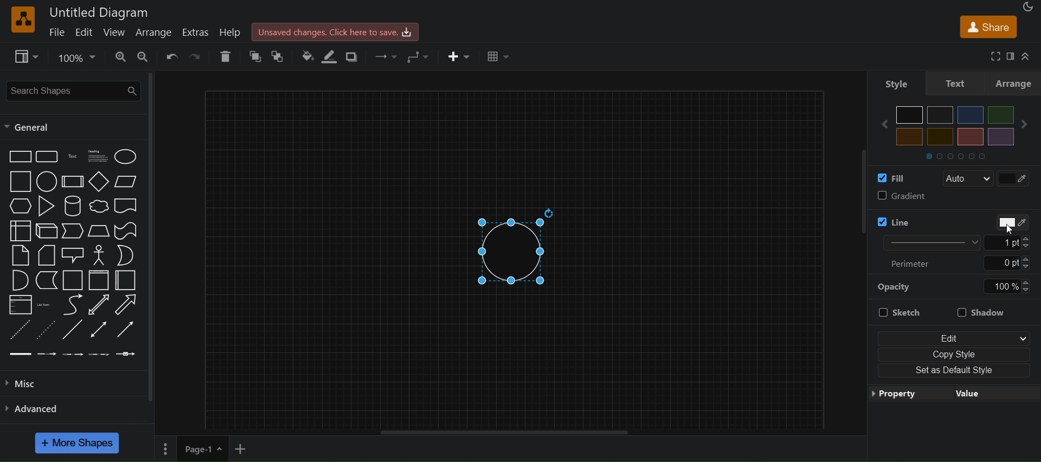 The image size is (1041, 462). I want to click on connector 3, so click(72, 353).